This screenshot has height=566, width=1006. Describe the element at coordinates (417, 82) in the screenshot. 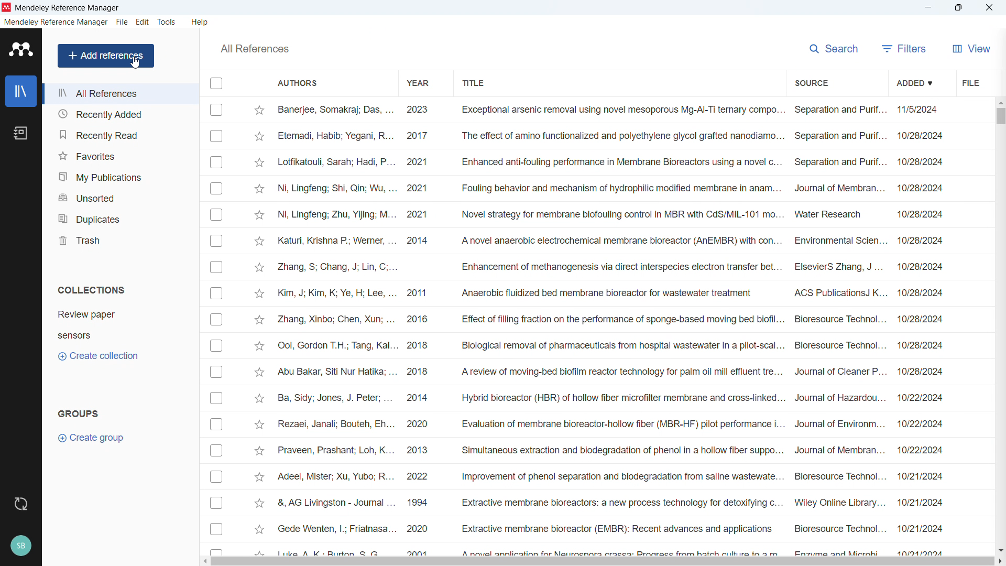

I see `Sort by year of publication ` at that location.